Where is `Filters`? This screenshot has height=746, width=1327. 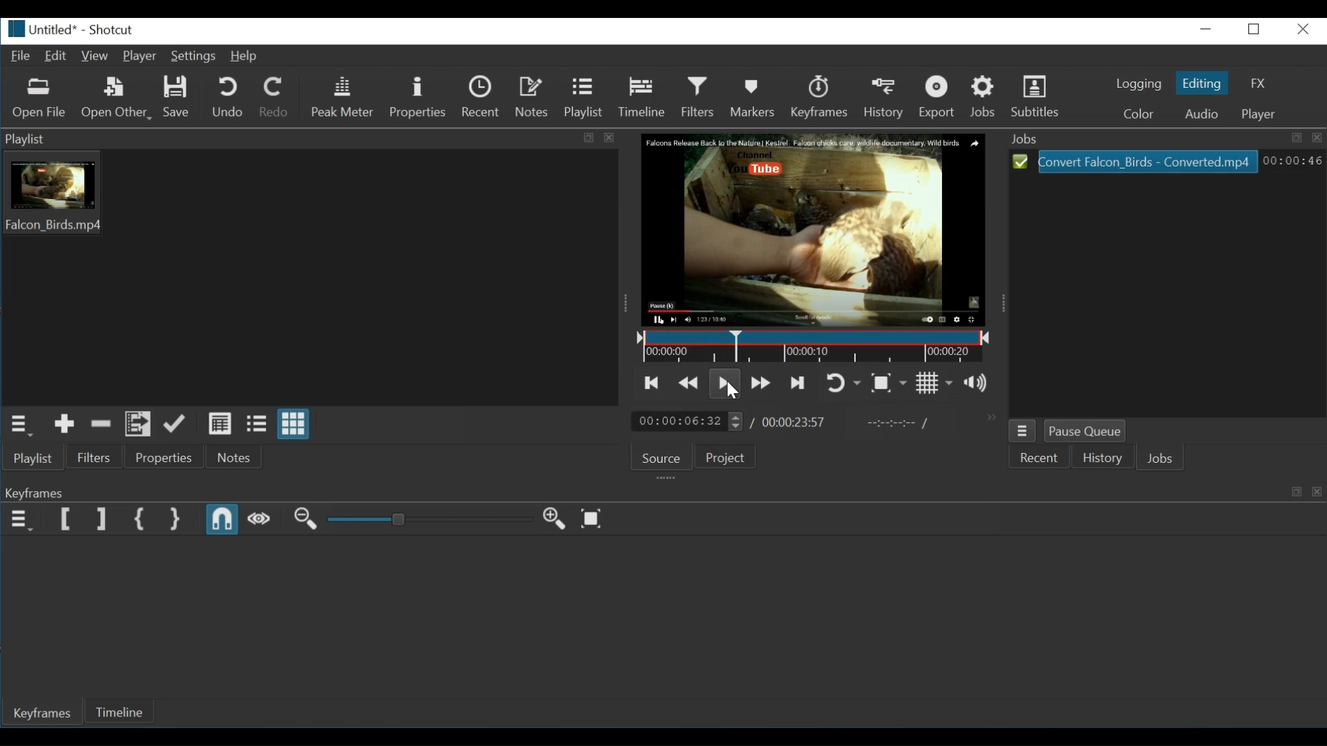 Filters is located at coordinates (697, 97).